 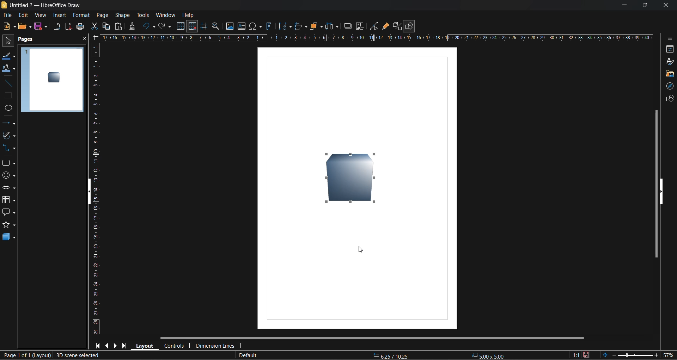 What do you see at coordinates (9, 213) in the screenshot?
I see `callout shapes` at bounding box center [9, 213].